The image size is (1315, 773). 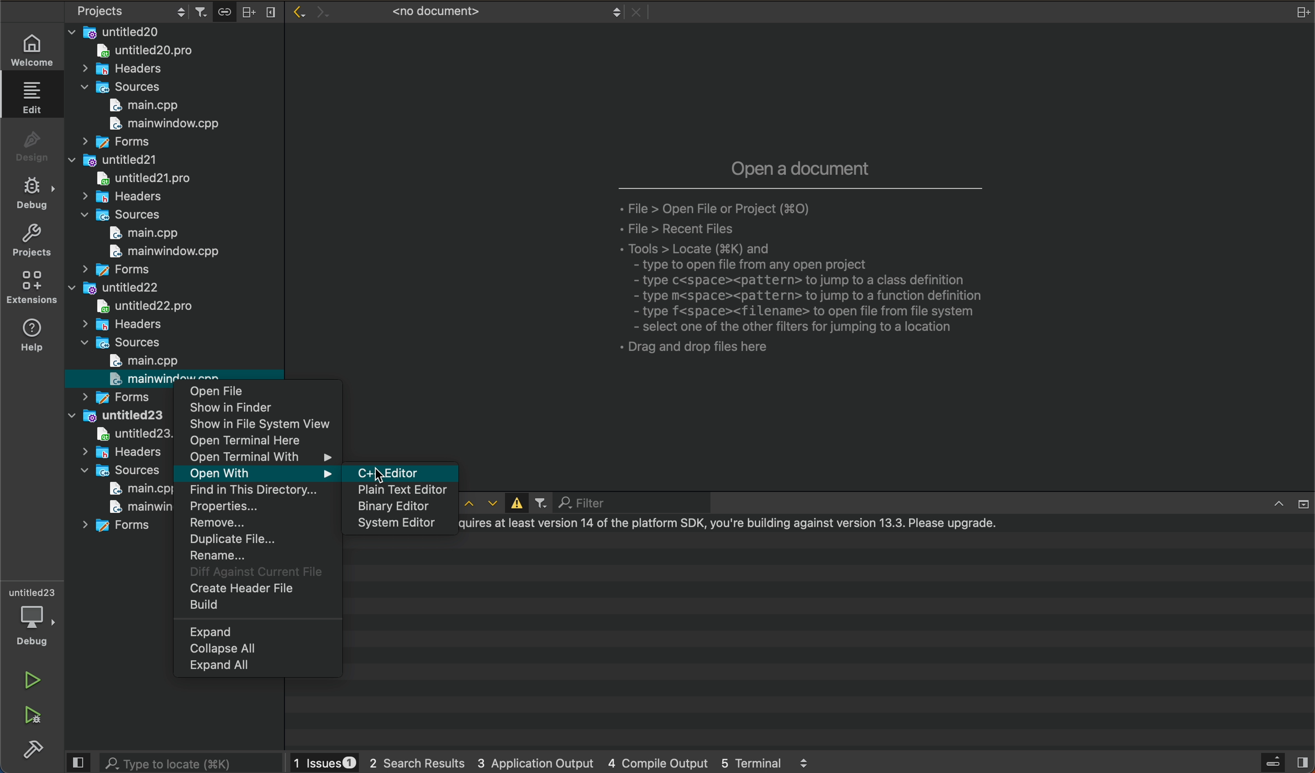 What do you see at coordinates (126, 69) in the screenshot?
I see `headers` at bounding box center [126, 69].